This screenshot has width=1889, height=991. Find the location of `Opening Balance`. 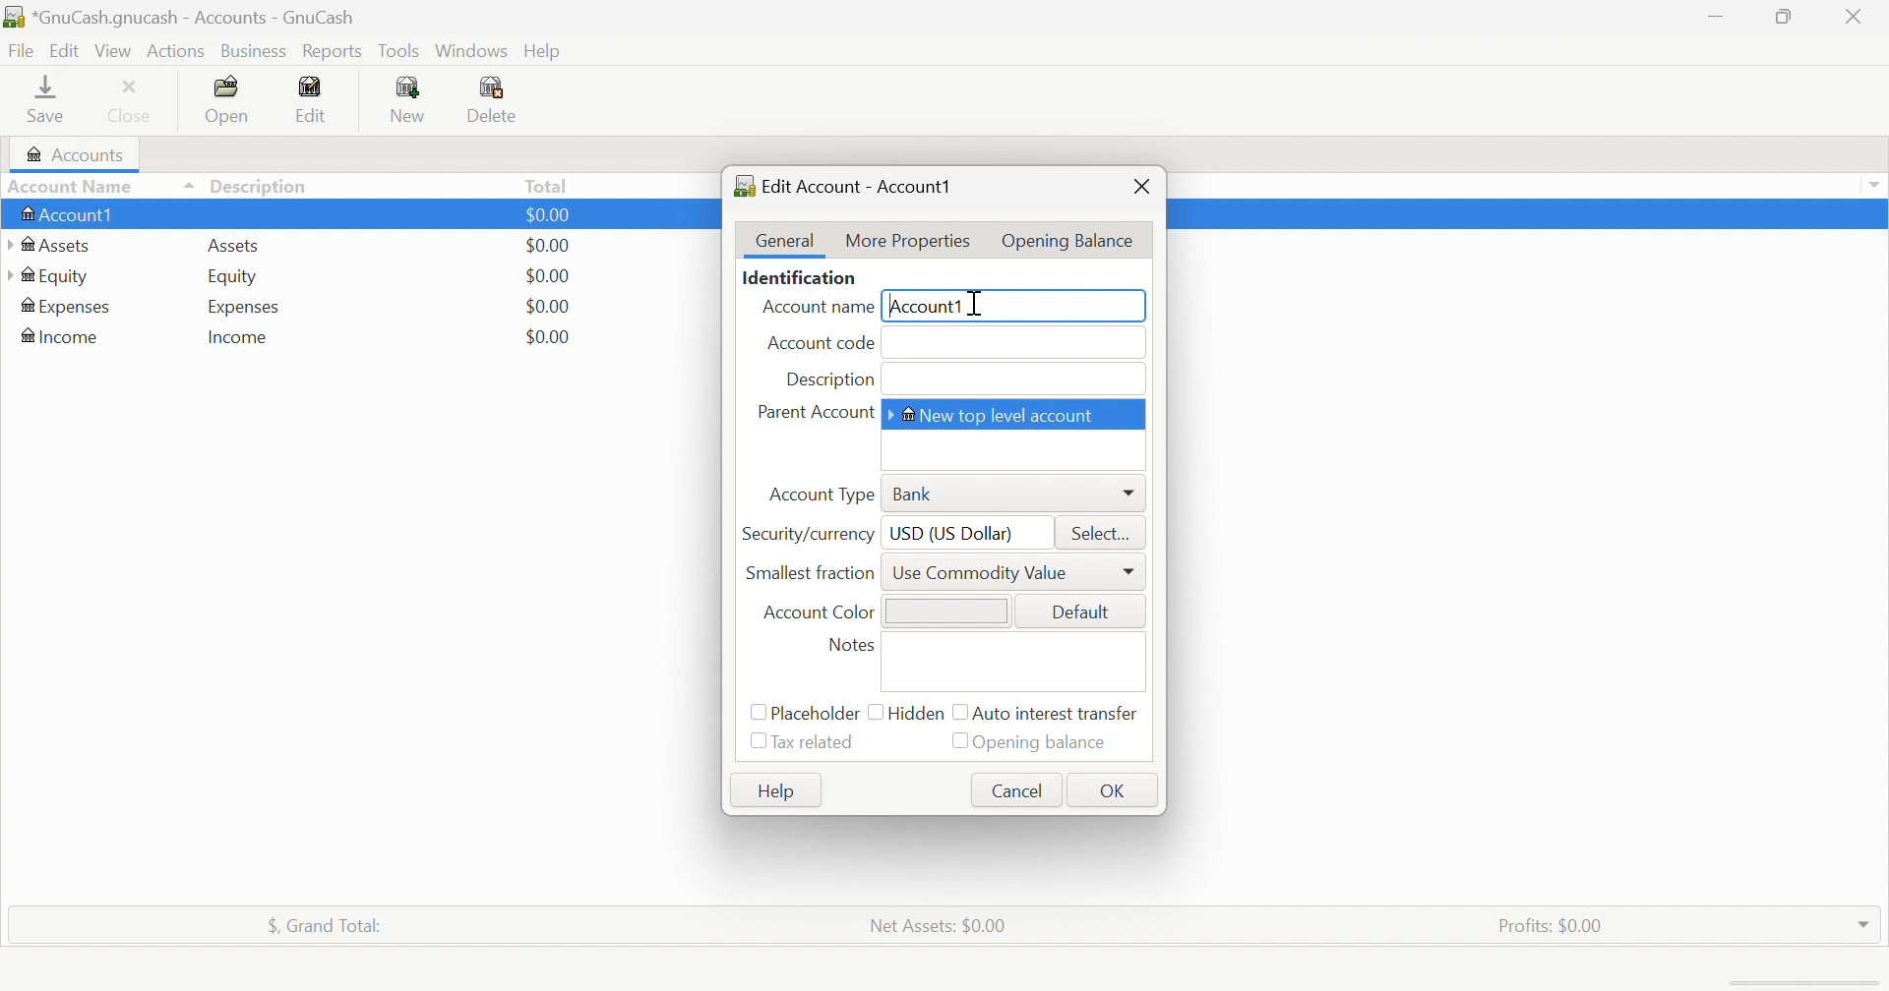

Opening Balance is located at coordinates (1066, 239).